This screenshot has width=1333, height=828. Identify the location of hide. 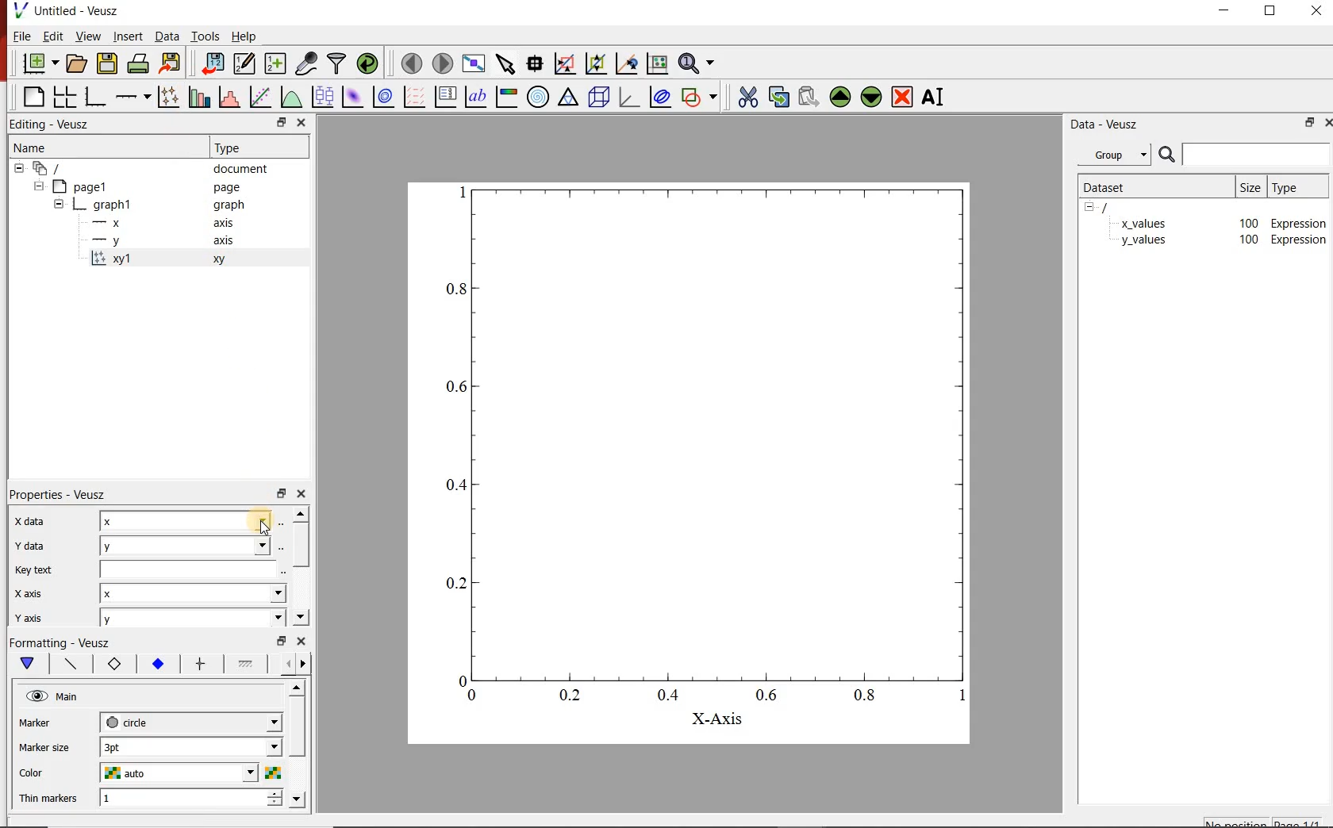
(38, 186).